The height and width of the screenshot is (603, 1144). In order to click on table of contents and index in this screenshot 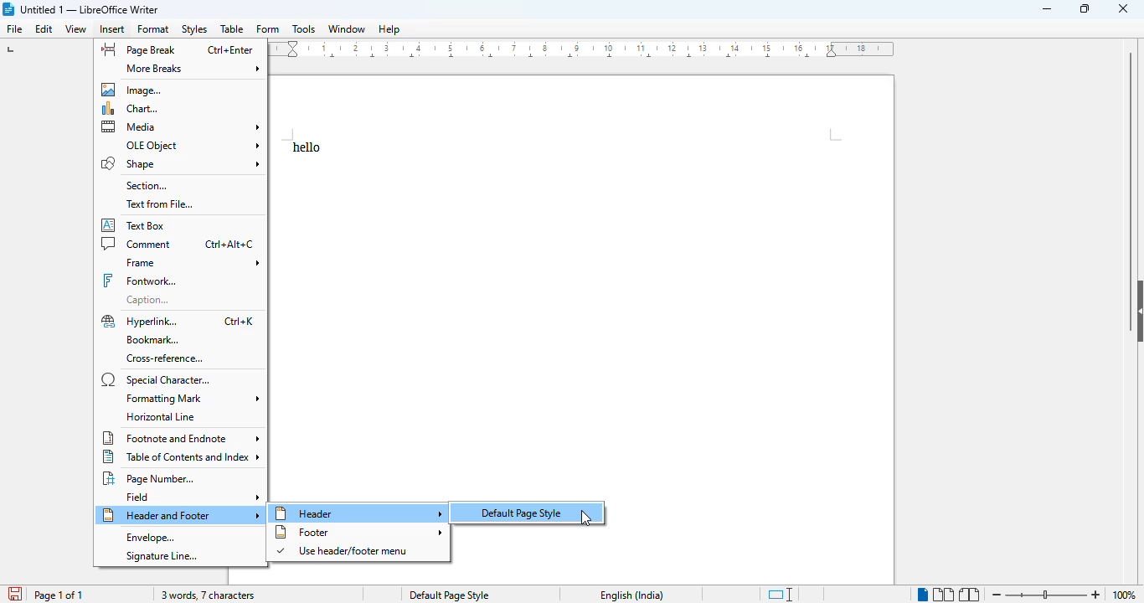, I will do `click(180, 457)`.